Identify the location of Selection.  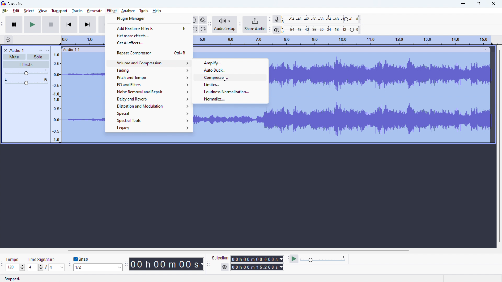
(220, 257).